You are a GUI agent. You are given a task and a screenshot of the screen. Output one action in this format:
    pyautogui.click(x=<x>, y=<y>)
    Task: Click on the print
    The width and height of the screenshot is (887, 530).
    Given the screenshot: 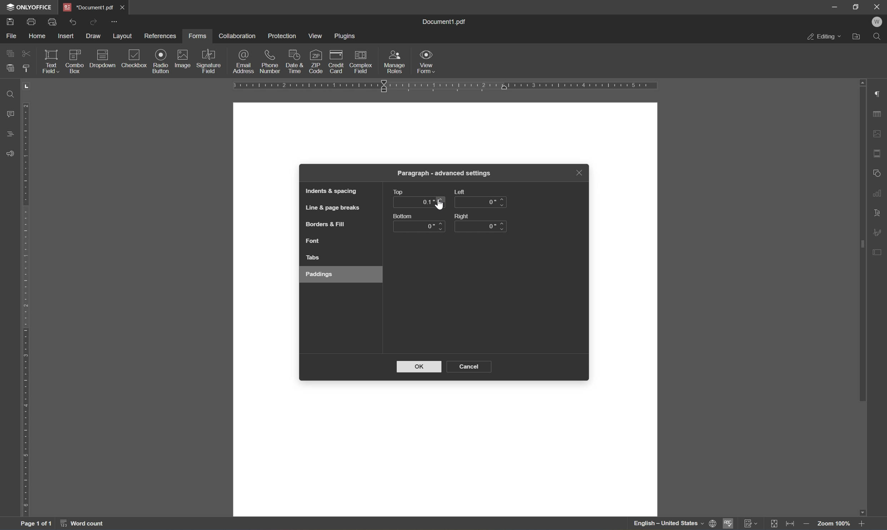 What is the action you would take?
    pyautogui.click(x=31, y=21)
    